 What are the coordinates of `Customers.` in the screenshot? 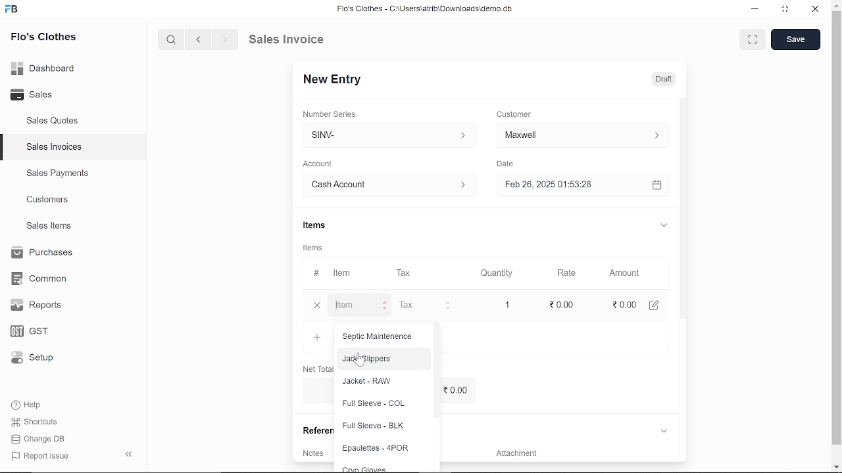 It's located at (48, 200).